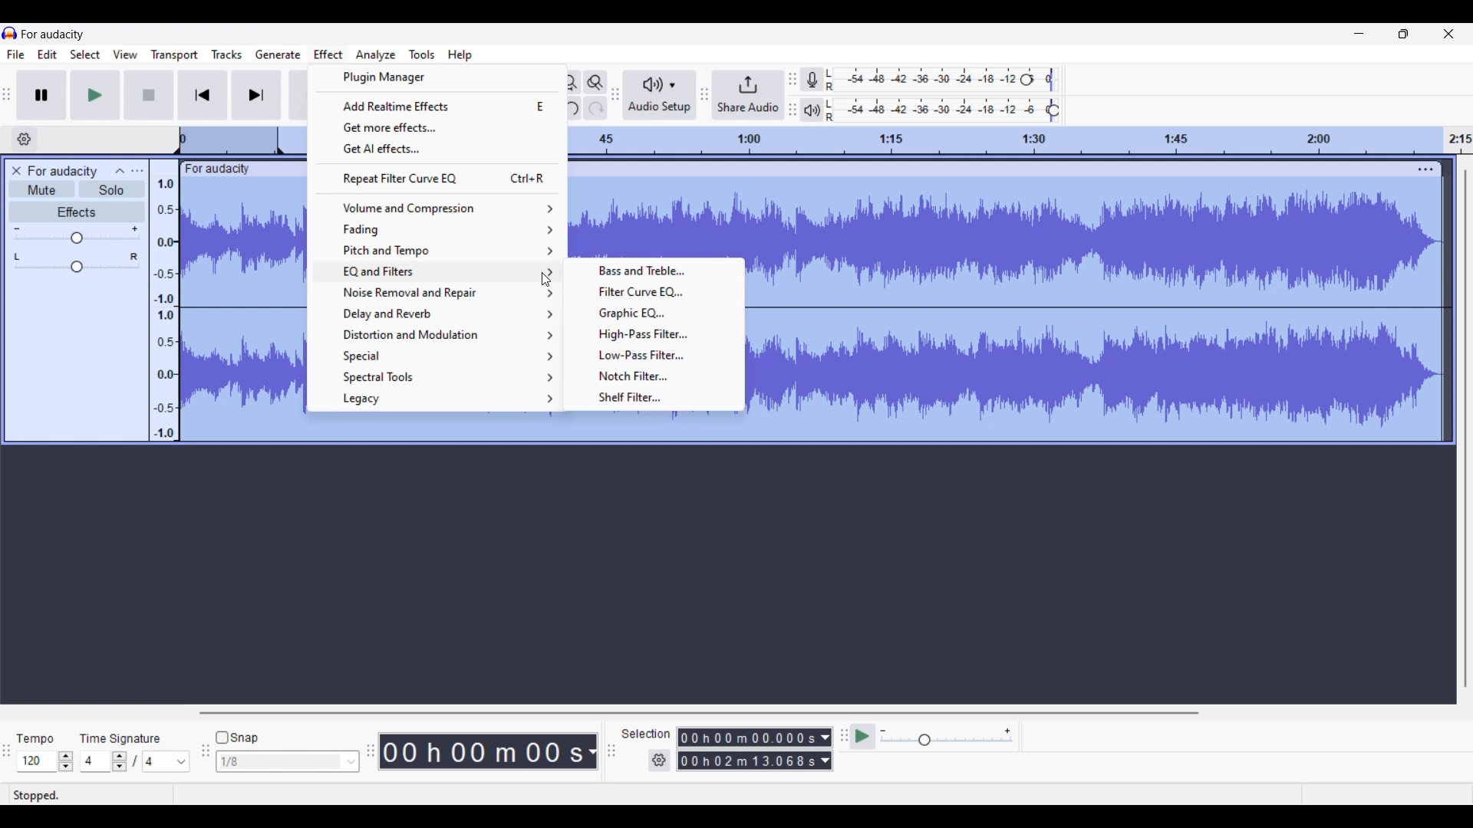 The height and width of the screenshot is (828, 1473). I want to click on Legacy options, so click(438, 399).